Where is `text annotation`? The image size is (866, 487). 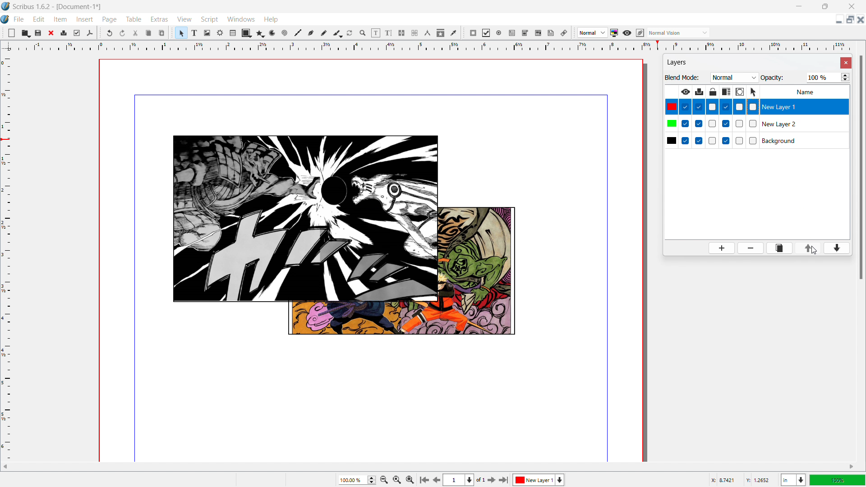 text annotation is located at coordinates (551, 33).